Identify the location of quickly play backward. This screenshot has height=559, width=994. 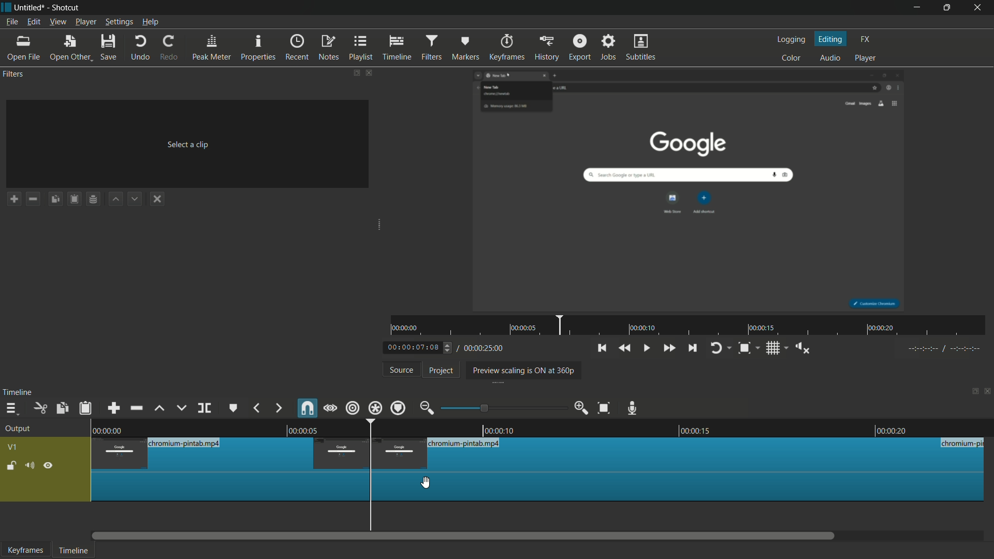
(624, 347).